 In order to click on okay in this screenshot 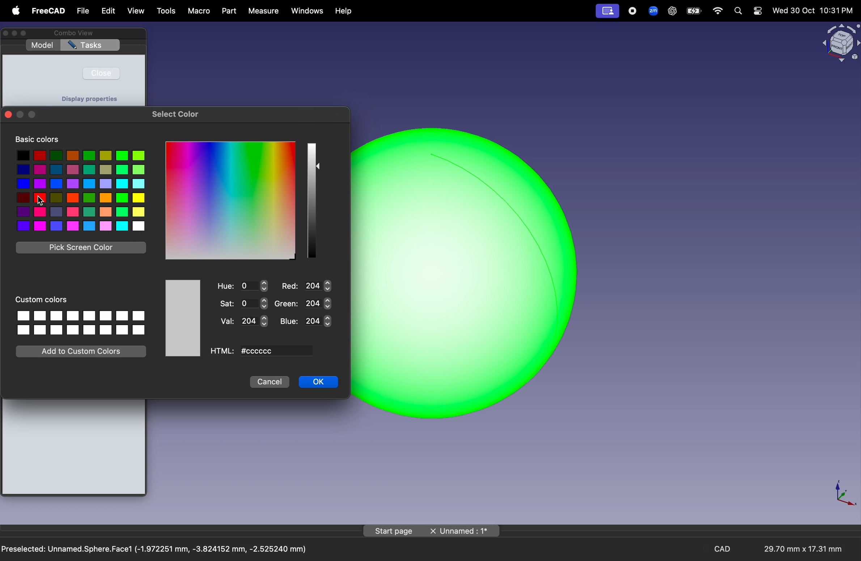, I will do `click(319, 382)`.